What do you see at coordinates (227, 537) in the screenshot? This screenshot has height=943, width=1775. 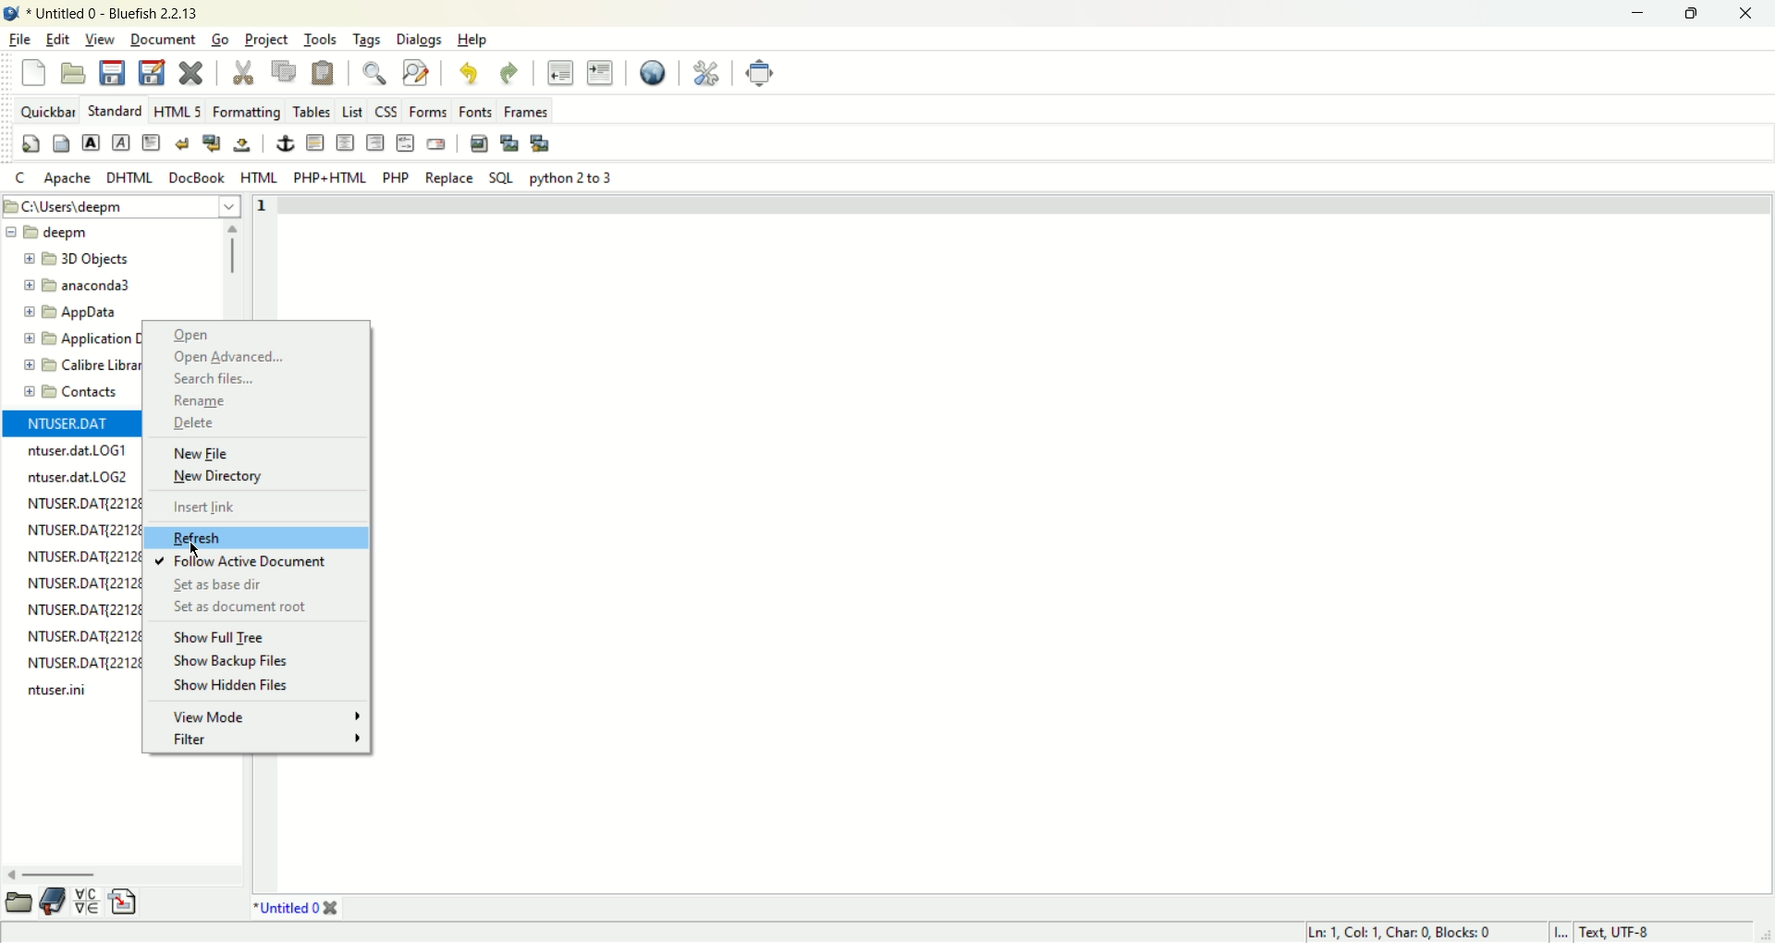 I see `refresh` at bounding box center [227, 537].